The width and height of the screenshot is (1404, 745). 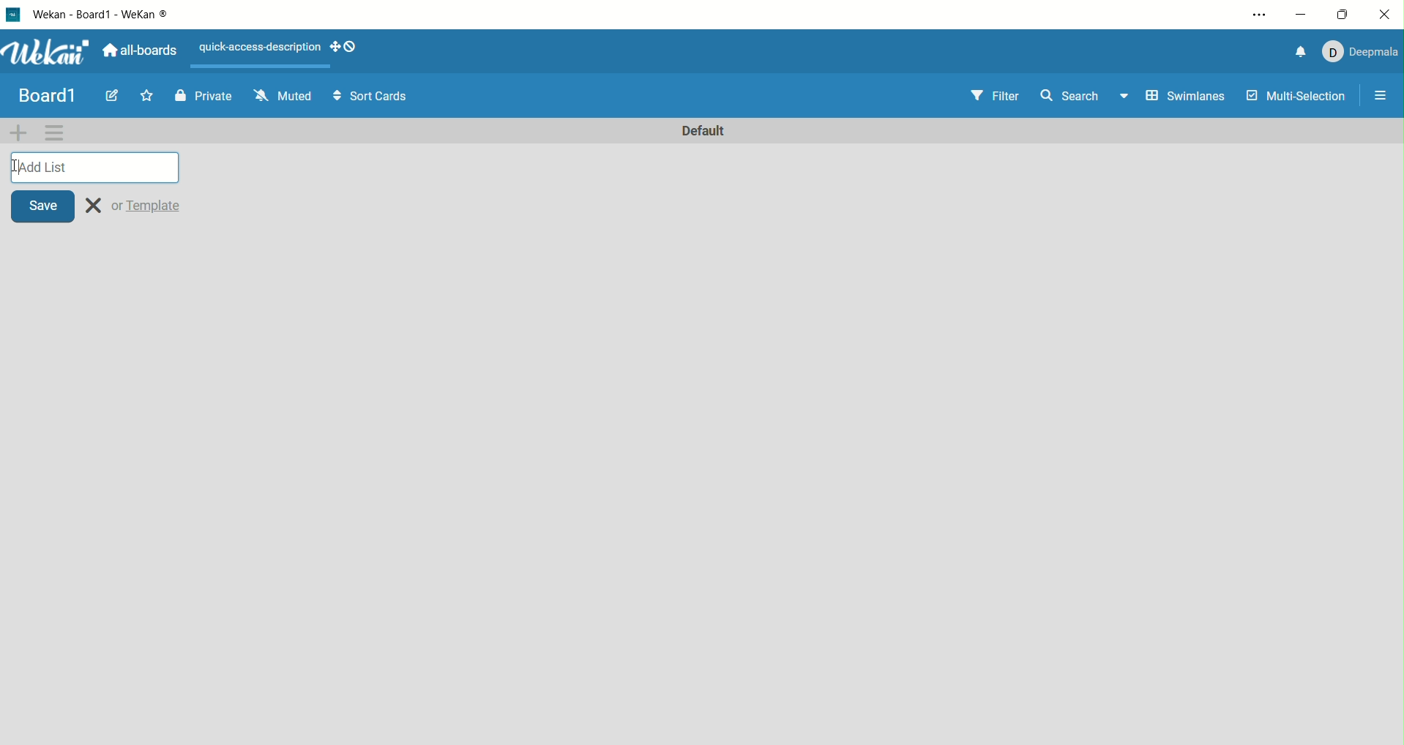 What do you see at coordinates (45, 206) in the screenshot?
I see `save` at bounding box center [45, 206].